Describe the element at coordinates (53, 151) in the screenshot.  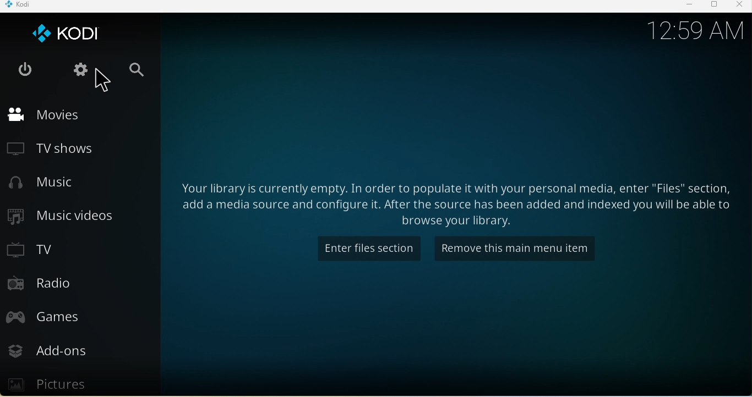
I see `TV Shows` at that location.